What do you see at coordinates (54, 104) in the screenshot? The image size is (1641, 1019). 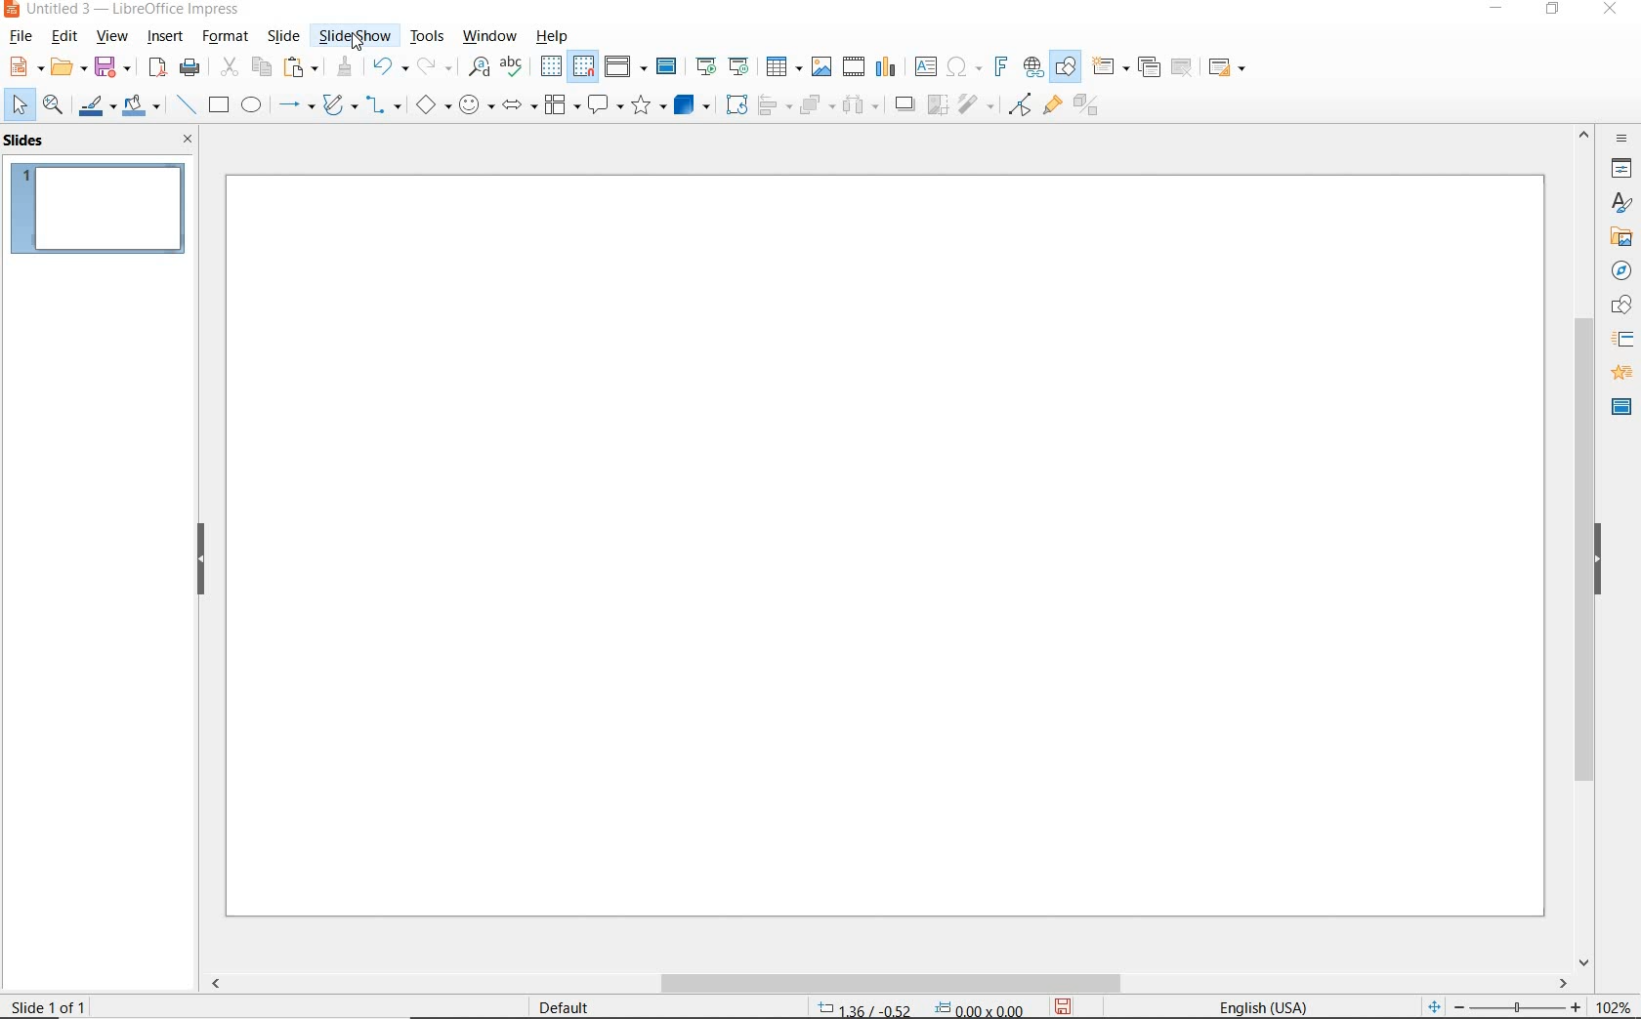 I see `ZOOM & PAN` at bounding box center [54, 104].